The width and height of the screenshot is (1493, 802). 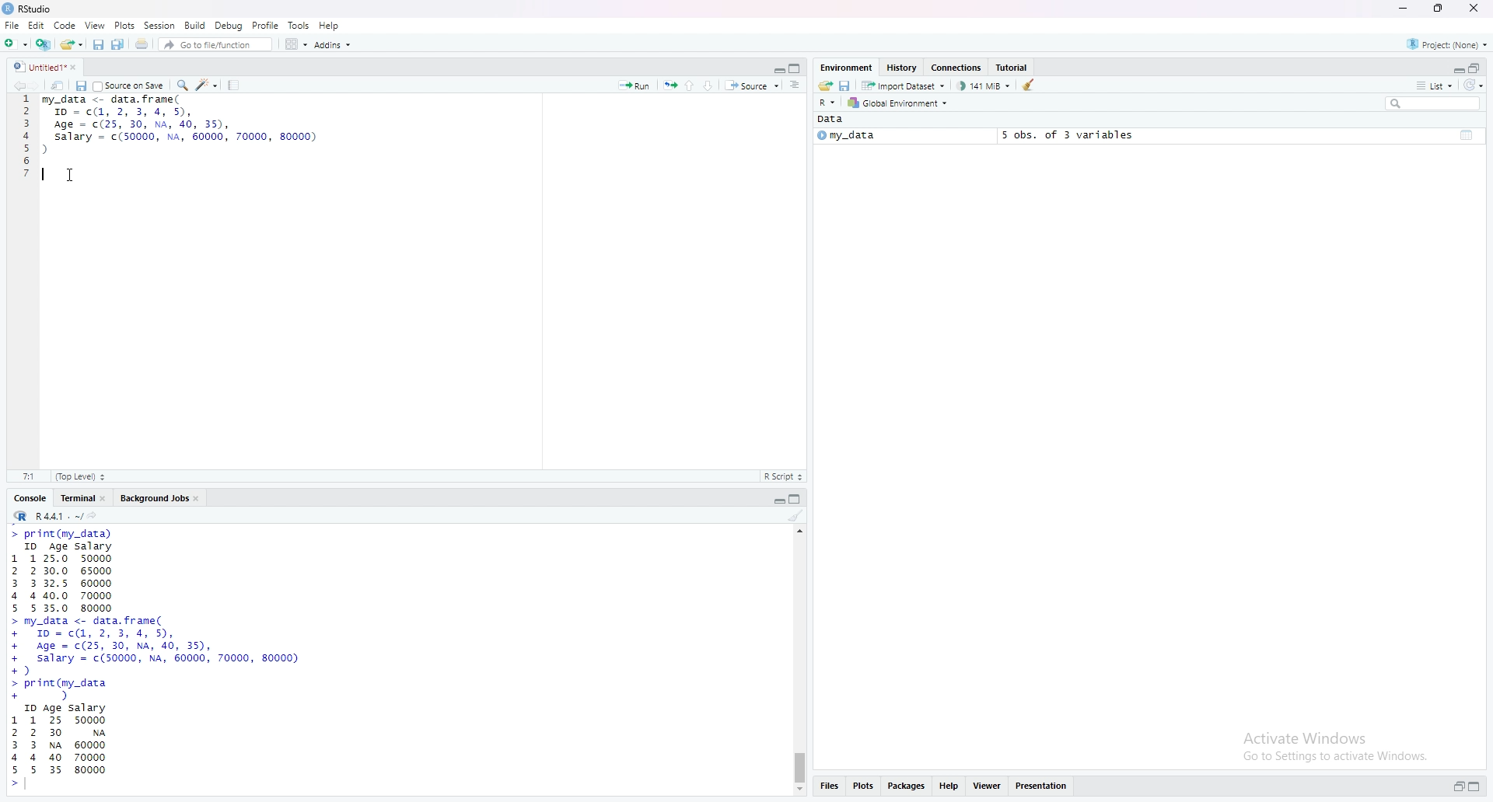 What do you see at coordinates (129, 85) in the screenshot?
I see `source on save` at bounding box center [129, 85].